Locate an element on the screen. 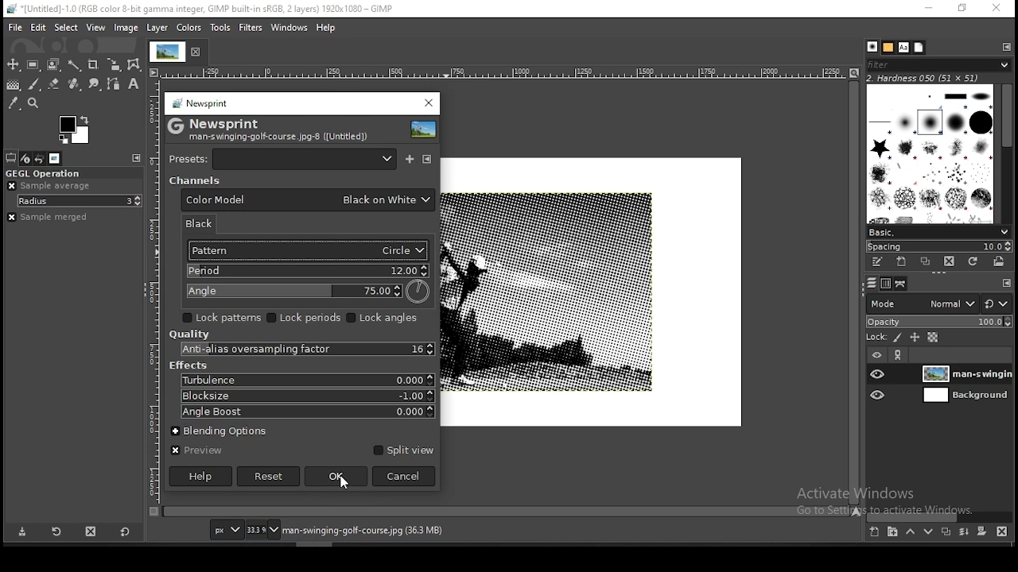 Image resolution: width=1018 pixels, height=572 pixels. GEGL operation is located at coordinates (46, 172).